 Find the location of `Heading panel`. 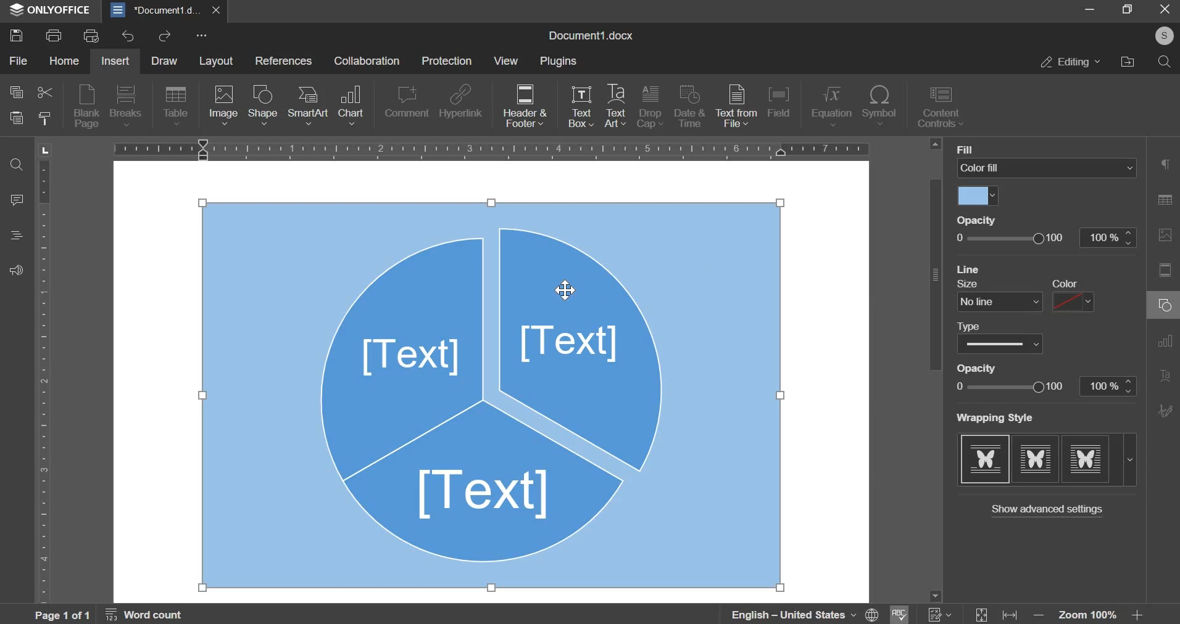

Heading panel is located at coordinates (19, 234).